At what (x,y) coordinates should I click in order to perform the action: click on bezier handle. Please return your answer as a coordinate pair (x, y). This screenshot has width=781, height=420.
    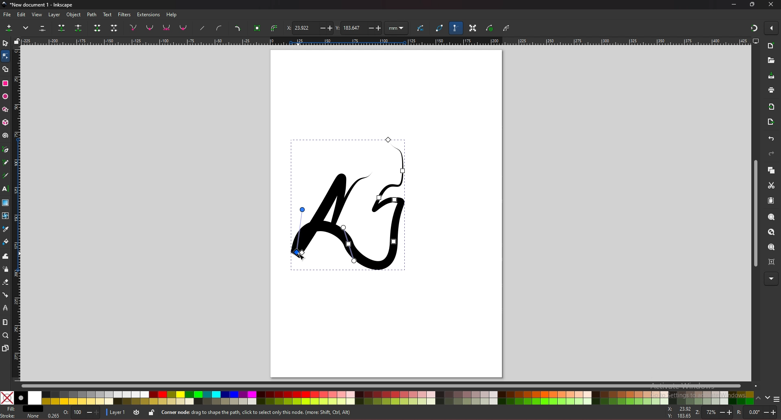
    Looking at the image, I should click on (455, 28).